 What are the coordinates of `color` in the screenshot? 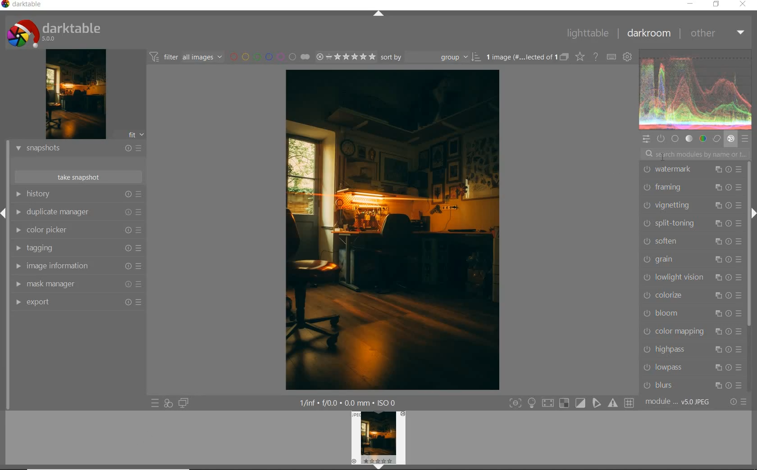 It's located at (703, 138).